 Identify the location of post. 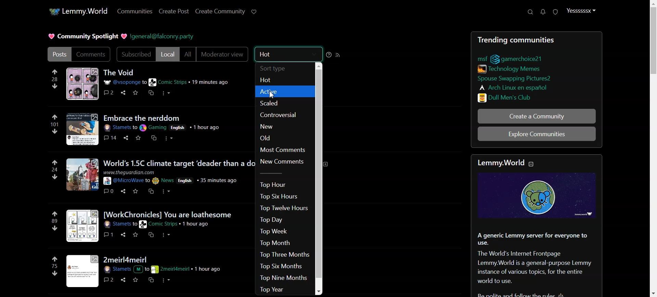
(126, 259).